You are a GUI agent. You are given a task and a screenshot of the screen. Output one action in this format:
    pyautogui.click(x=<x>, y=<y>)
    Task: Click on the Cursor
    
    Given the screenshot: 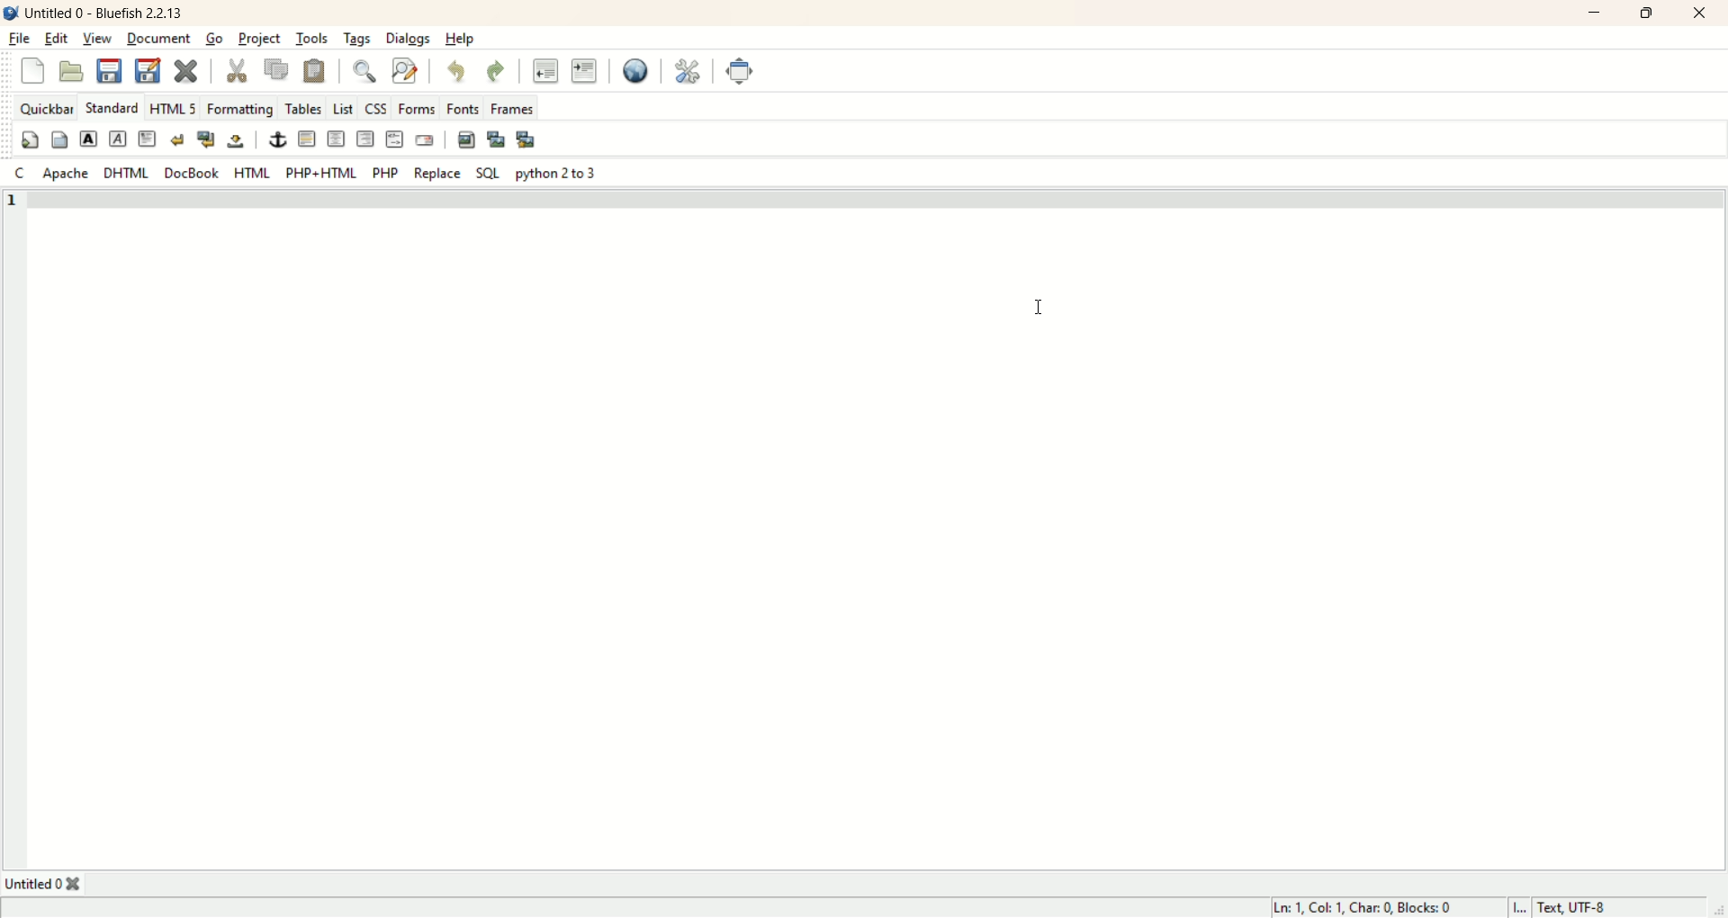 What is the action you would take?
    pyautogui.click(x=1047, y=306)
    